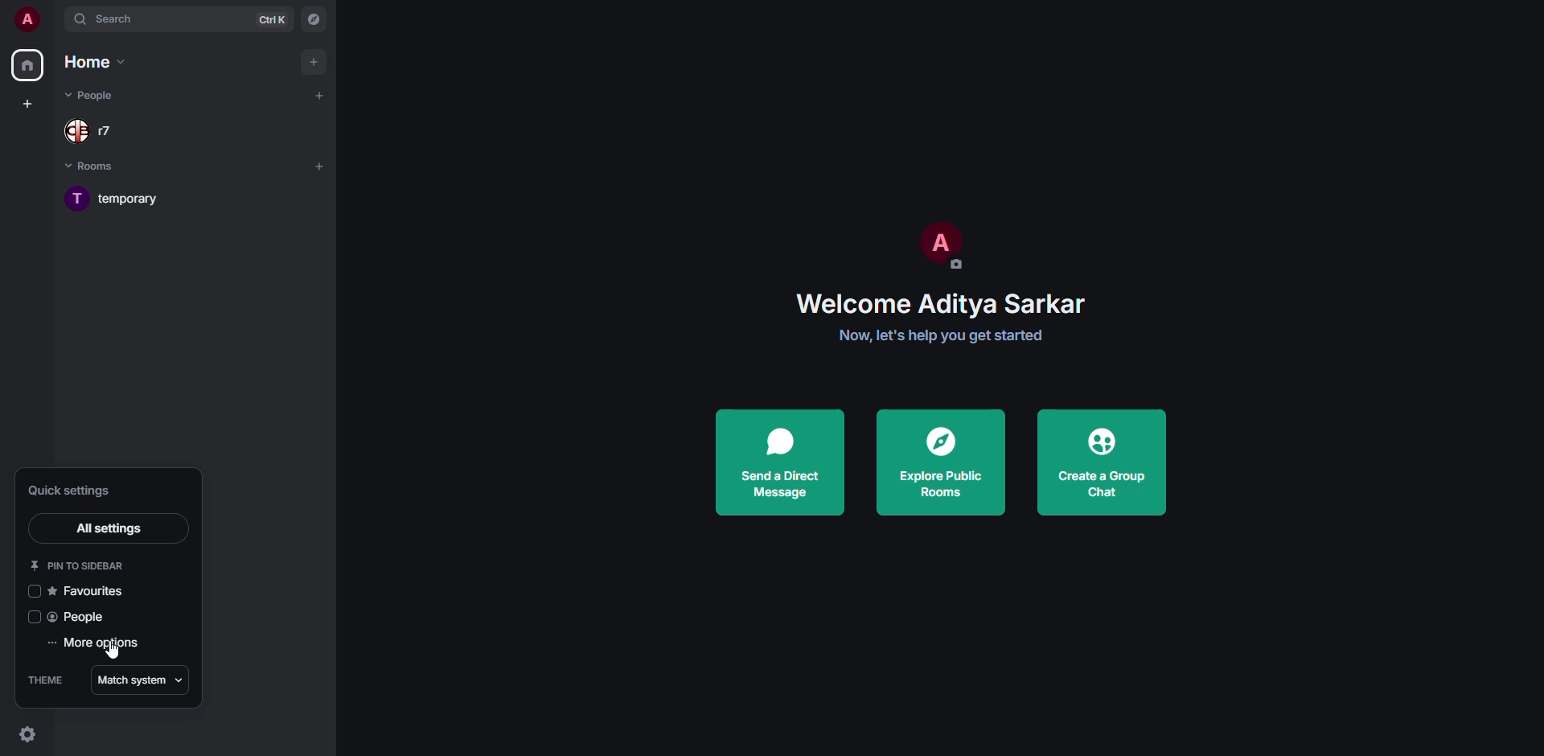 The height and width of the screenshot is (756, 1544). Describe the element at coordinates (92, 590) in the screenshot. I see `favorites` at that location.